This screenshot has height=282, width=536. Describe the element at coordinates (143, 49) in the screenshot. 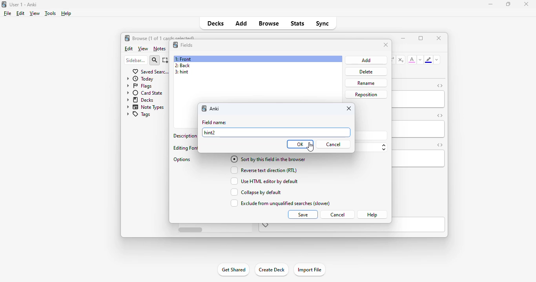

I see `view` at that location.